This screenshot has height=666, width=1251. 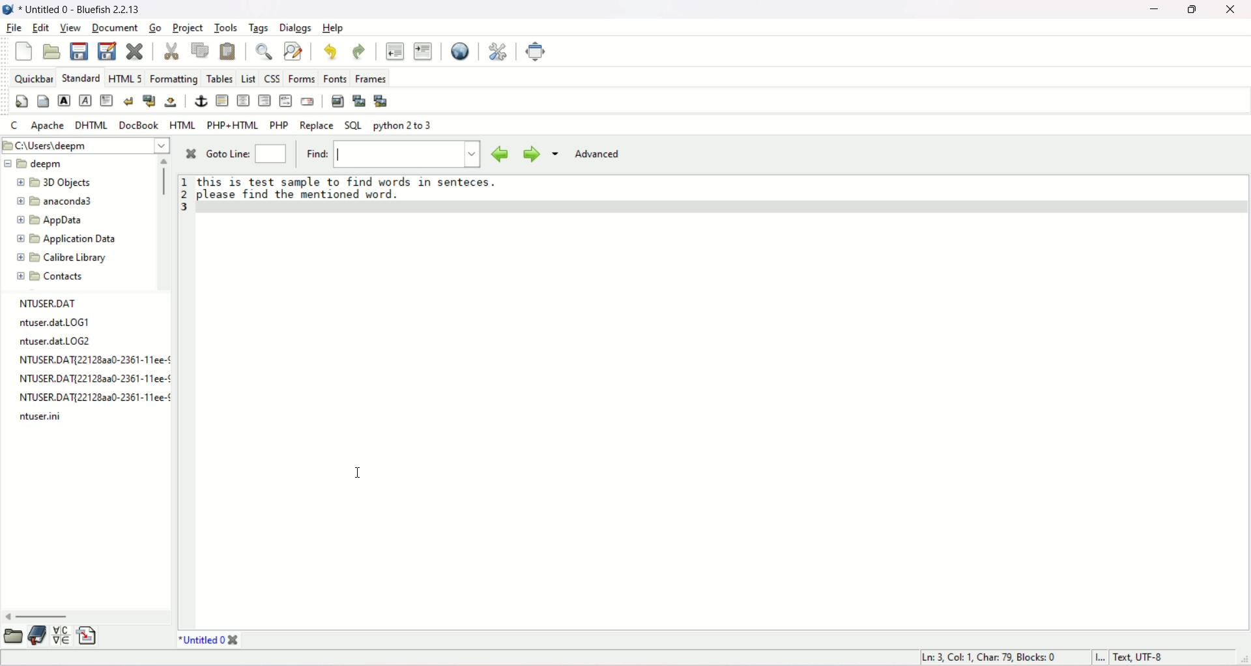 What do you see at coordinates (600, 156) in the screenshot?
I see `advanced` at bounding box center [600, 156].